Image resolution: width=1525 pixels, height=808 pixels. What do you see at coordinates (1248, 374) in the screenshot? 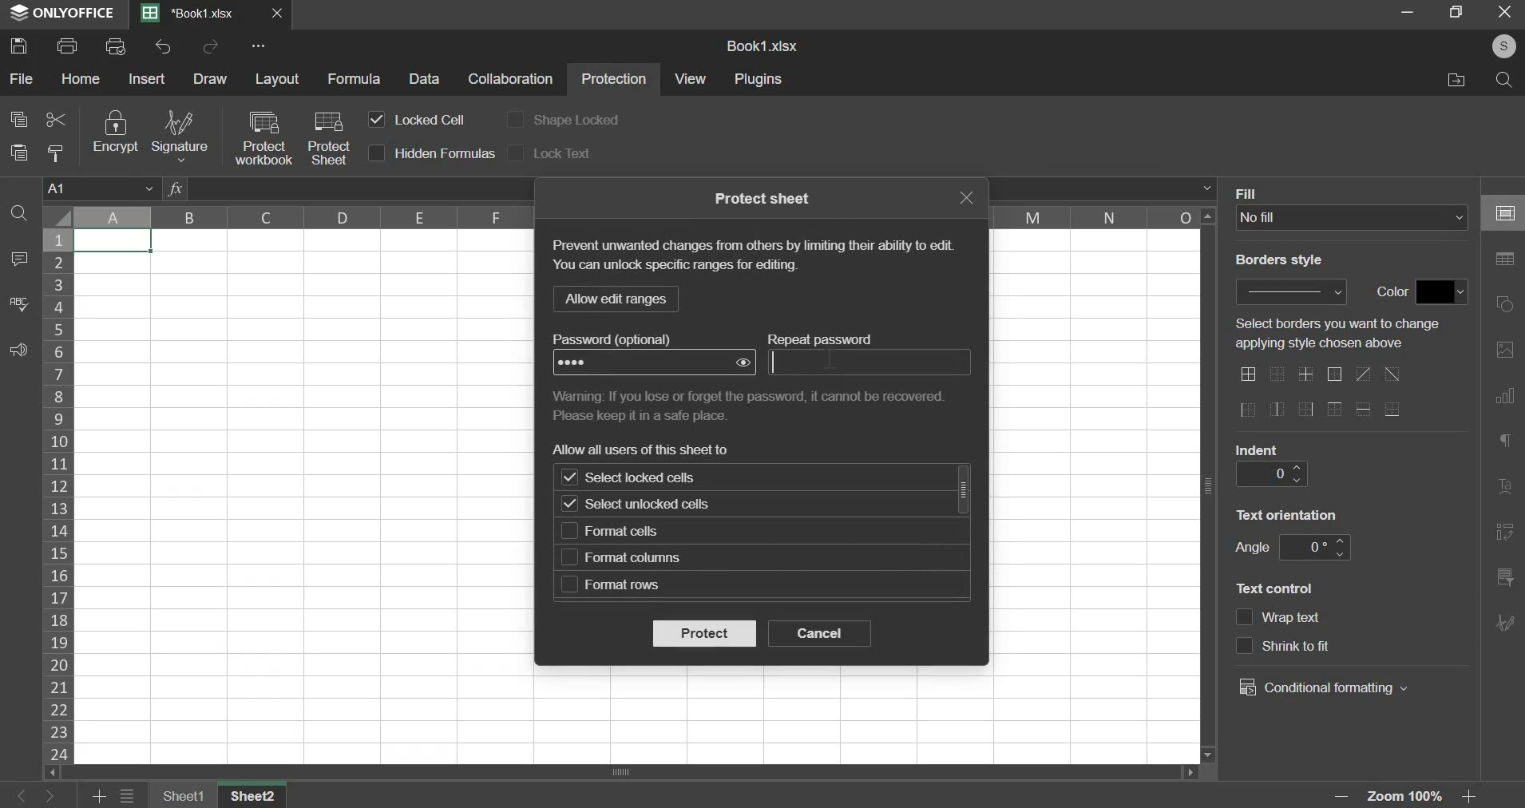
I see `border options` at bounding box center [1248, 374].